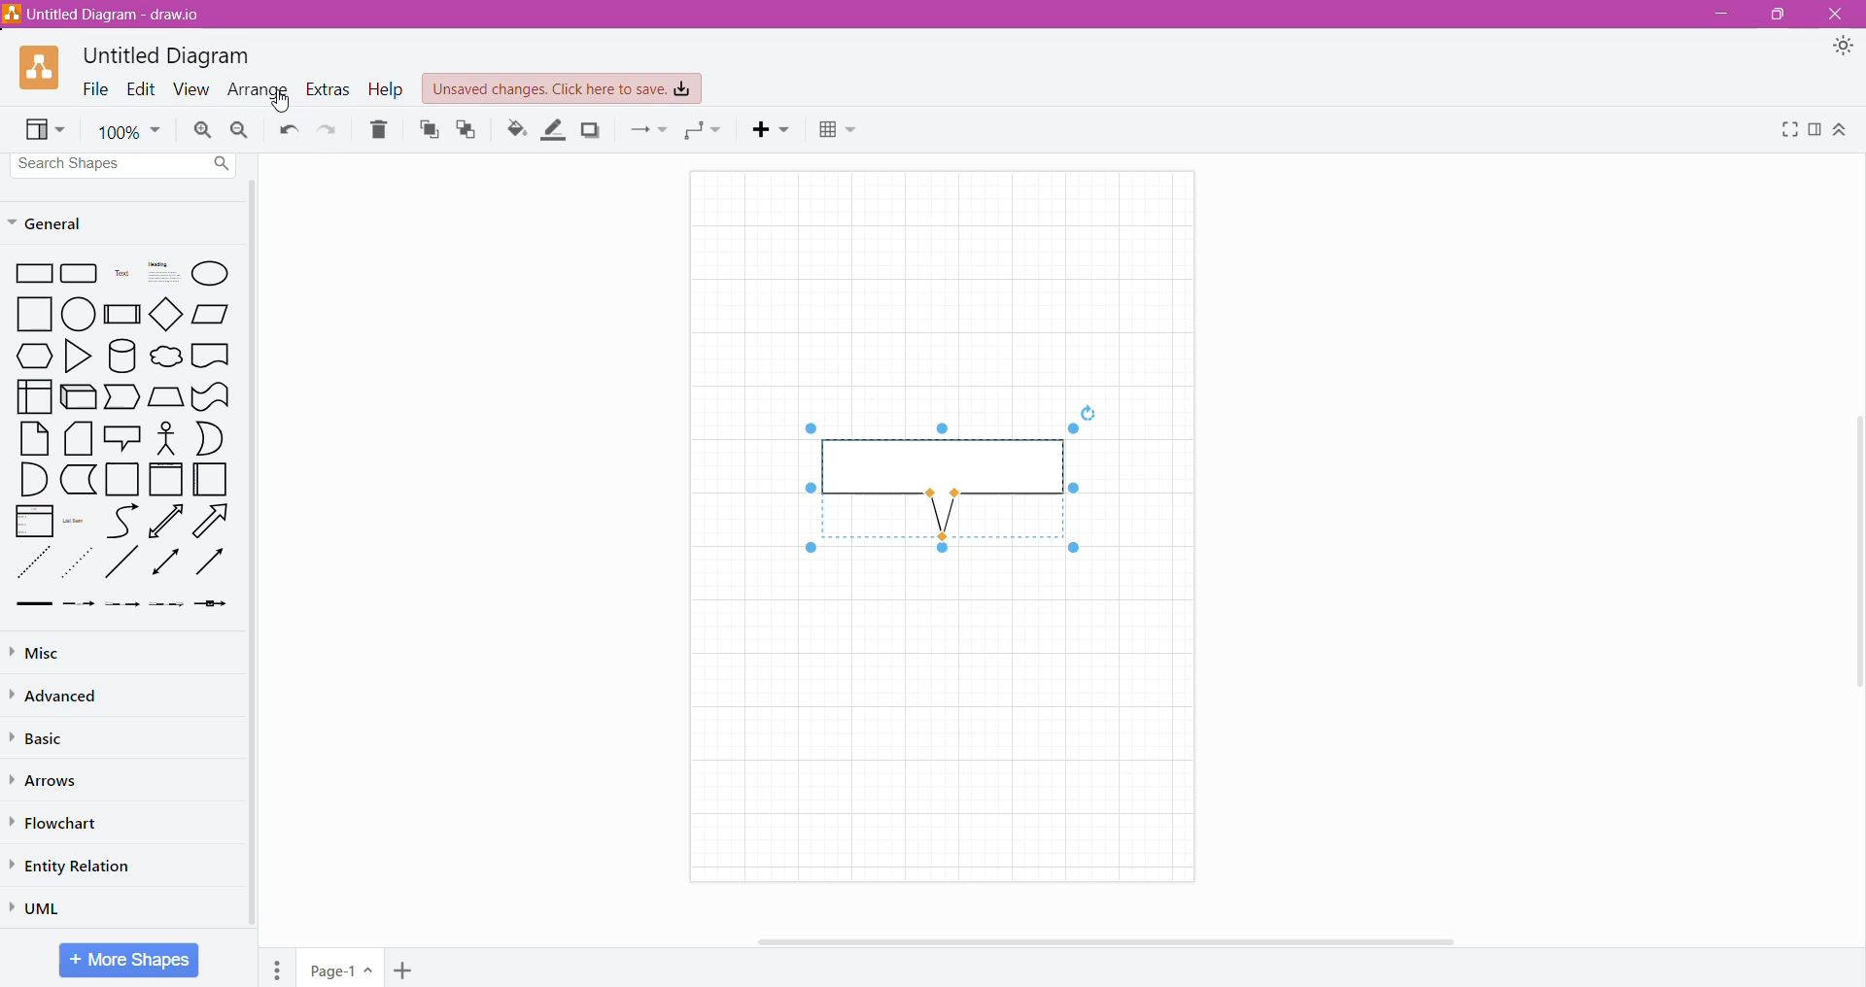 This screenshot has width=1866, height=987. Describe the element at coordinates (563, 89) in the screenshot. I see `Unsaved Changes. Click here to save` at that location.